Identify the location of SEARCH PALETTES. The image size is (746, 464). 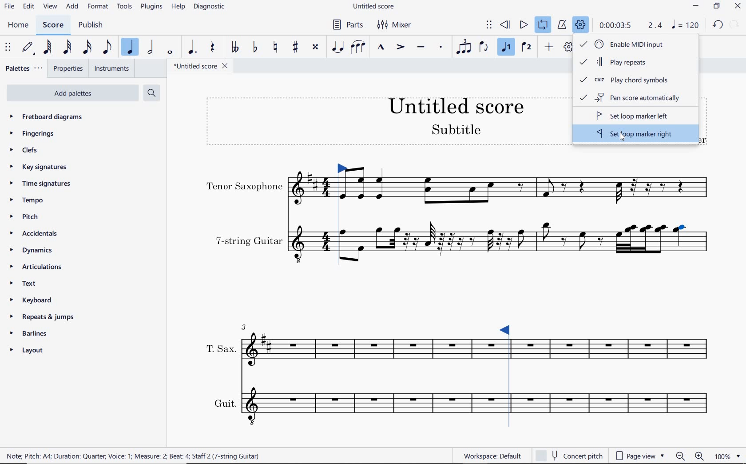
(151, 92).